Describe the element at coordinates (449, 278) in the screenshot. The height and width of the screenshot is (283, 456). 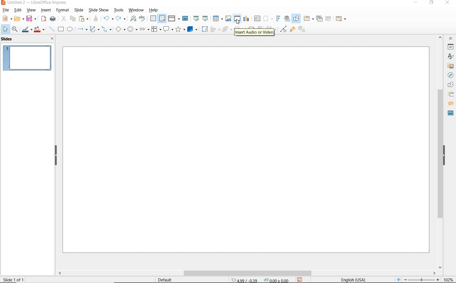
I see `ZOOM FACTOR` at that location.